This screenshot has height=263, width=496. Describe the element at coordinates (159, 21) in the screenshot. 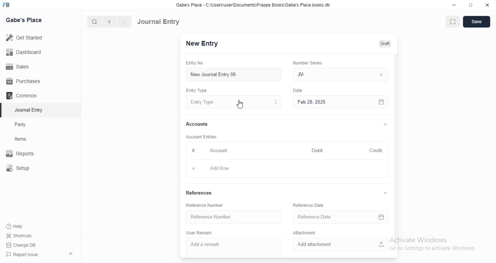

I see `Journal Entry` at that location.